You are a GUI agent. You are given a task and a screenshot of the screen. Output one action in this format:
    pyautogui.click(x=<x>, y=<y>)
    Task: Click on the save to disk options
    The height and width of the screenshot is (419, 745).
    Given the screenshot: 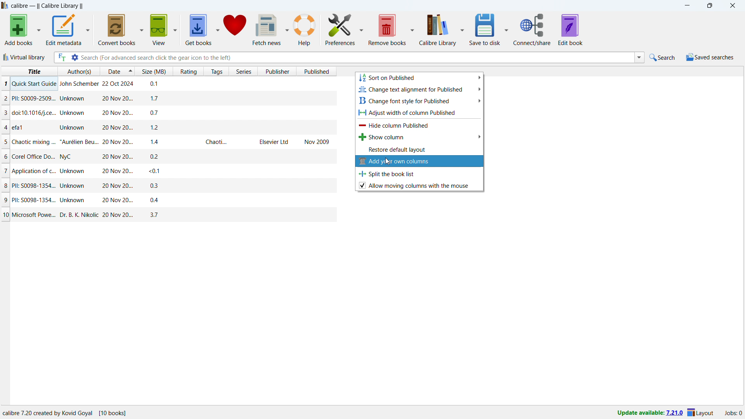 What is the action you would take?
    pyautogui.click(x=507, y=29)
    